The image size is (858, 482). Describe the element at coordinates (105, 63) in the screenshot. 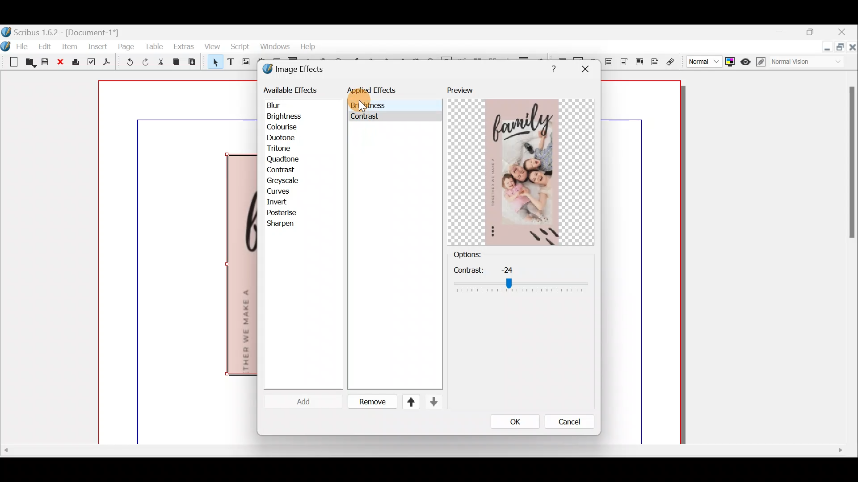

I see `Save as PDF` at that location.